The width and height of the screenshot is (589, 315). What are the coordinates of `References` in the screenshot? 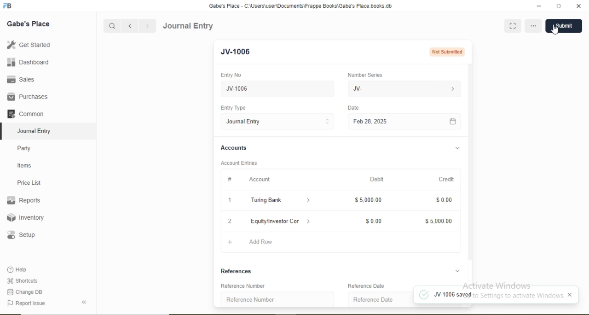 It's located at (237, 271).